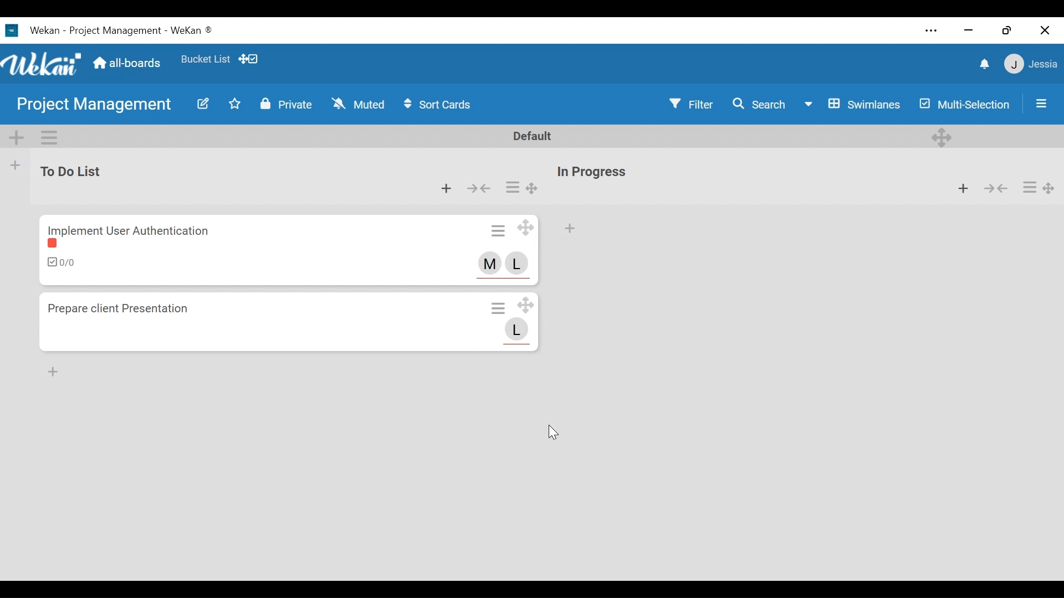 This screenshot has height=598, width=1064. I want to click on Muted, so click(356, 104).